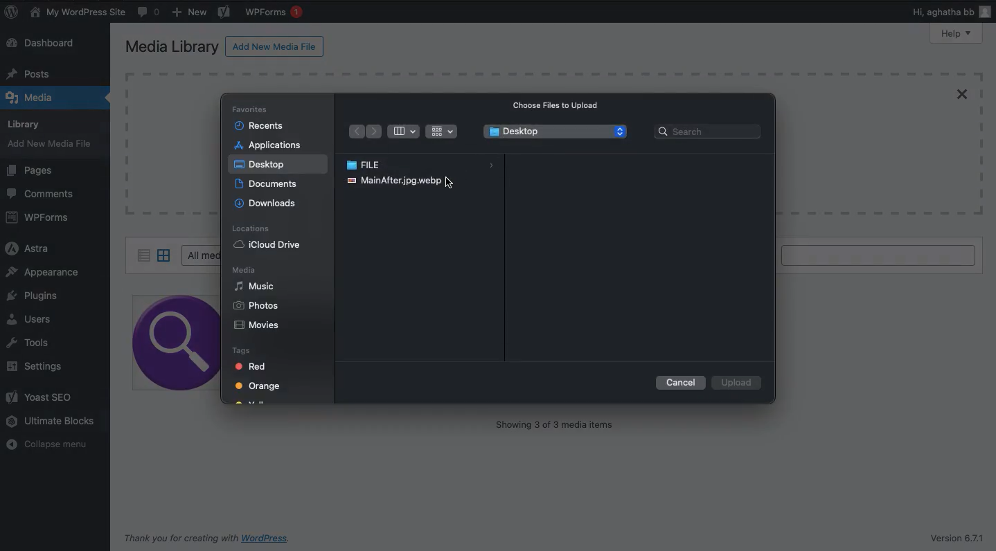  What do you see at coordinates (267, 204) in the screenshot?
I see `Downloads` at bounding box center [267, 204].